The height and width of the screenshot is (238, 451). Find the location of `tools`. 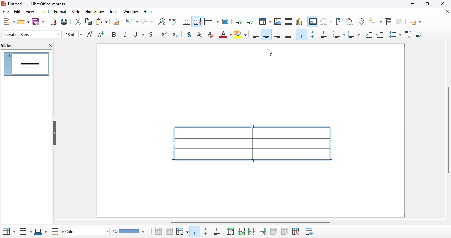

tools is located at coordinates (114, 11).